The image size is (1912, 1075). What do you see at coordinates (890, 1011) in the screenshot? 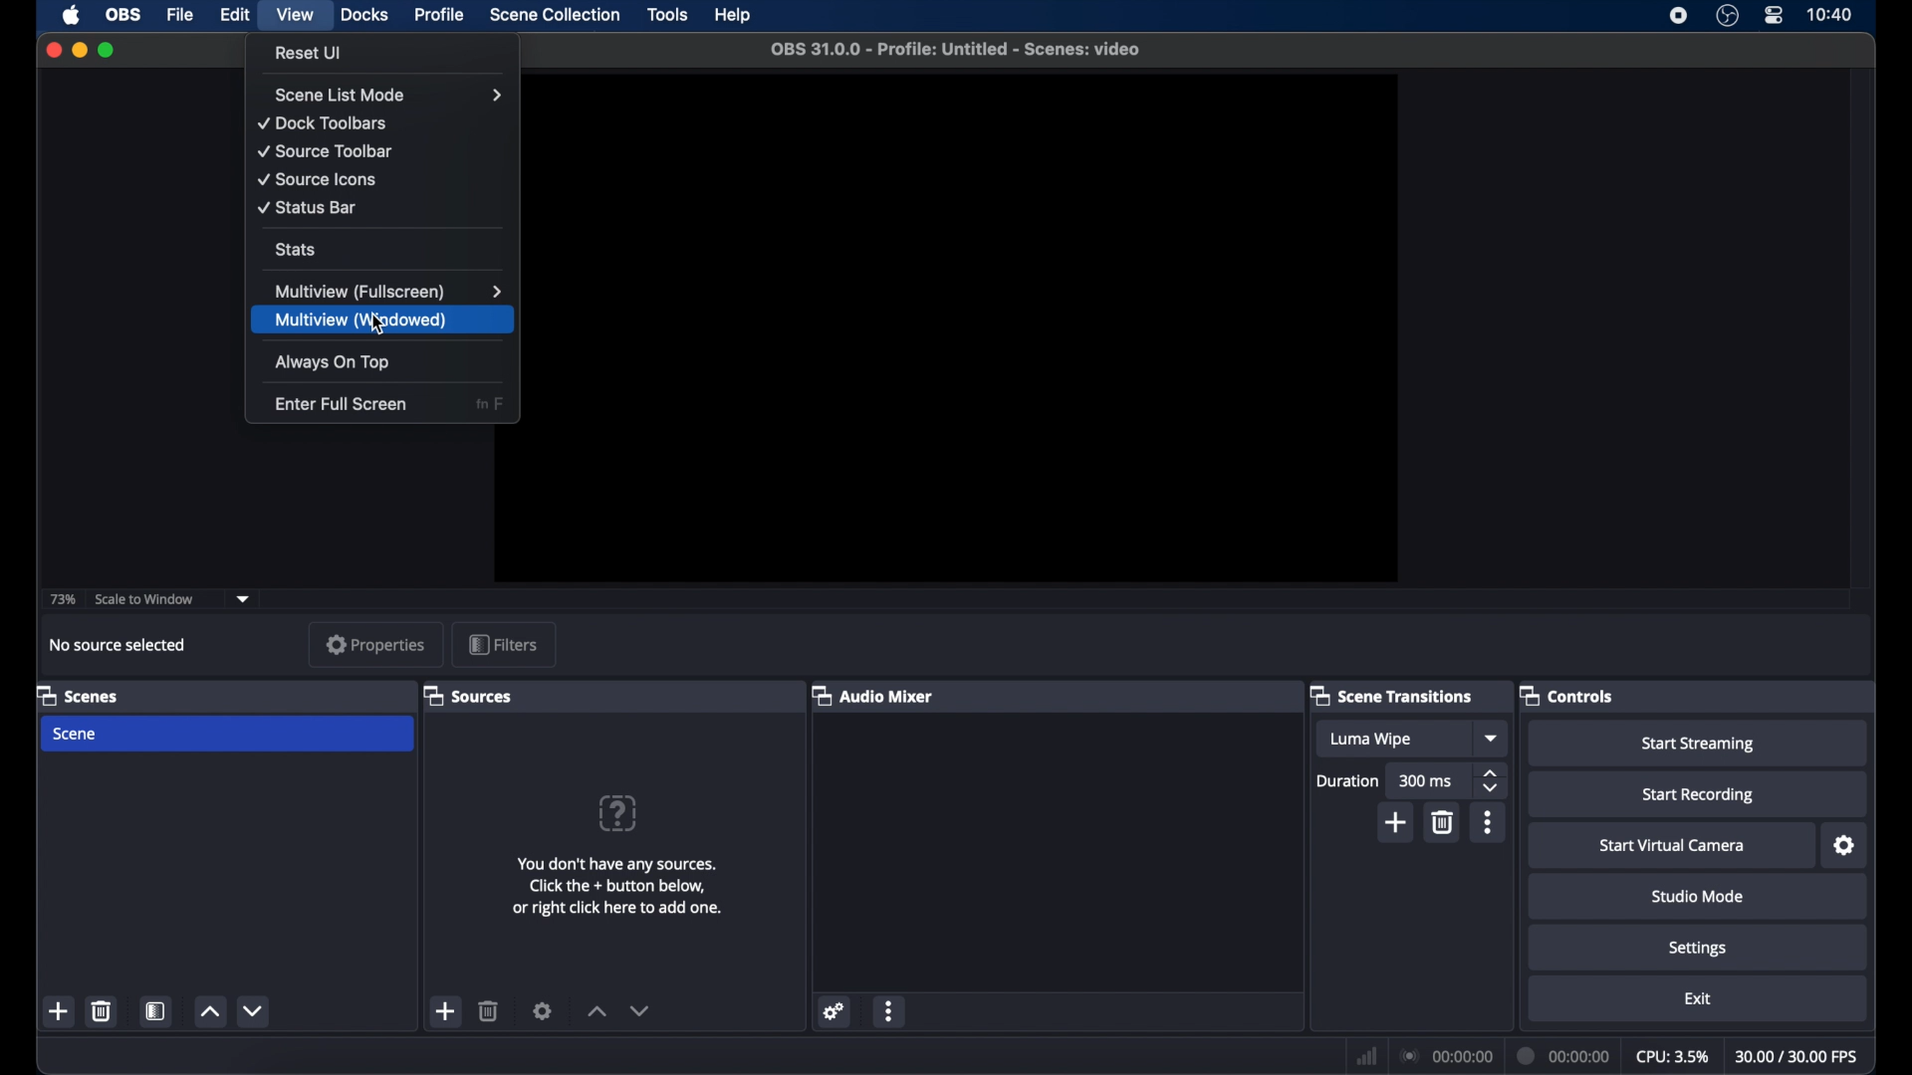
I see `more options` at bounding box center [890, 1011].